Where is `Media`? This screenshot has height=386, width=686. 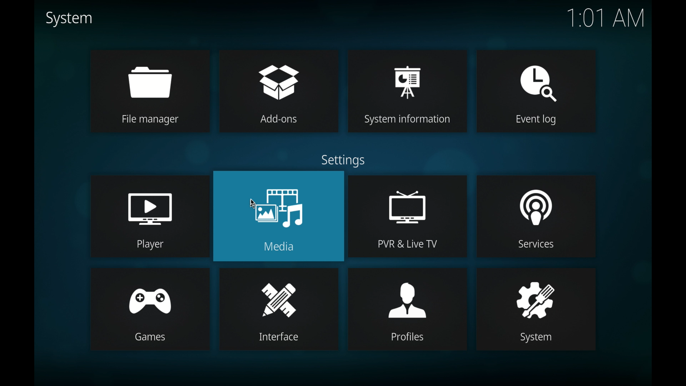 Media is located at coordinates (282, 247).